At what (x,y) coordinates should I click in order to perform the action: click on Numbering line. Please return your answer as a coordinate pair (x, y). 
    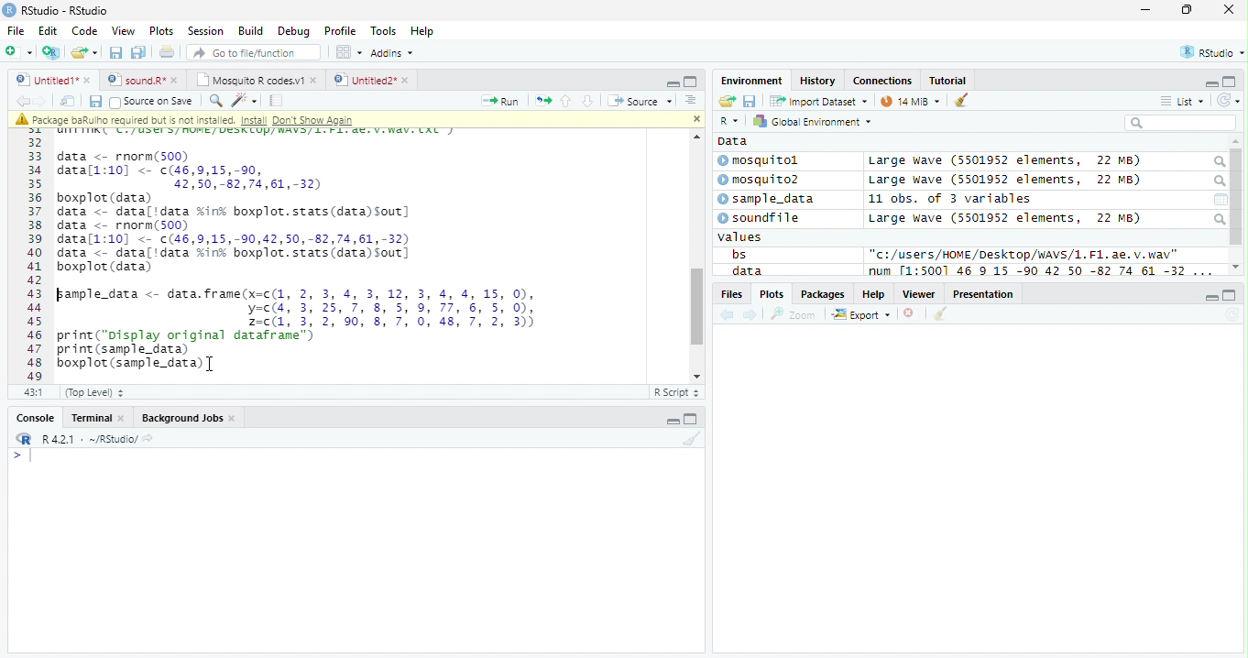
    Looking at the image, I should click on (34, 255).